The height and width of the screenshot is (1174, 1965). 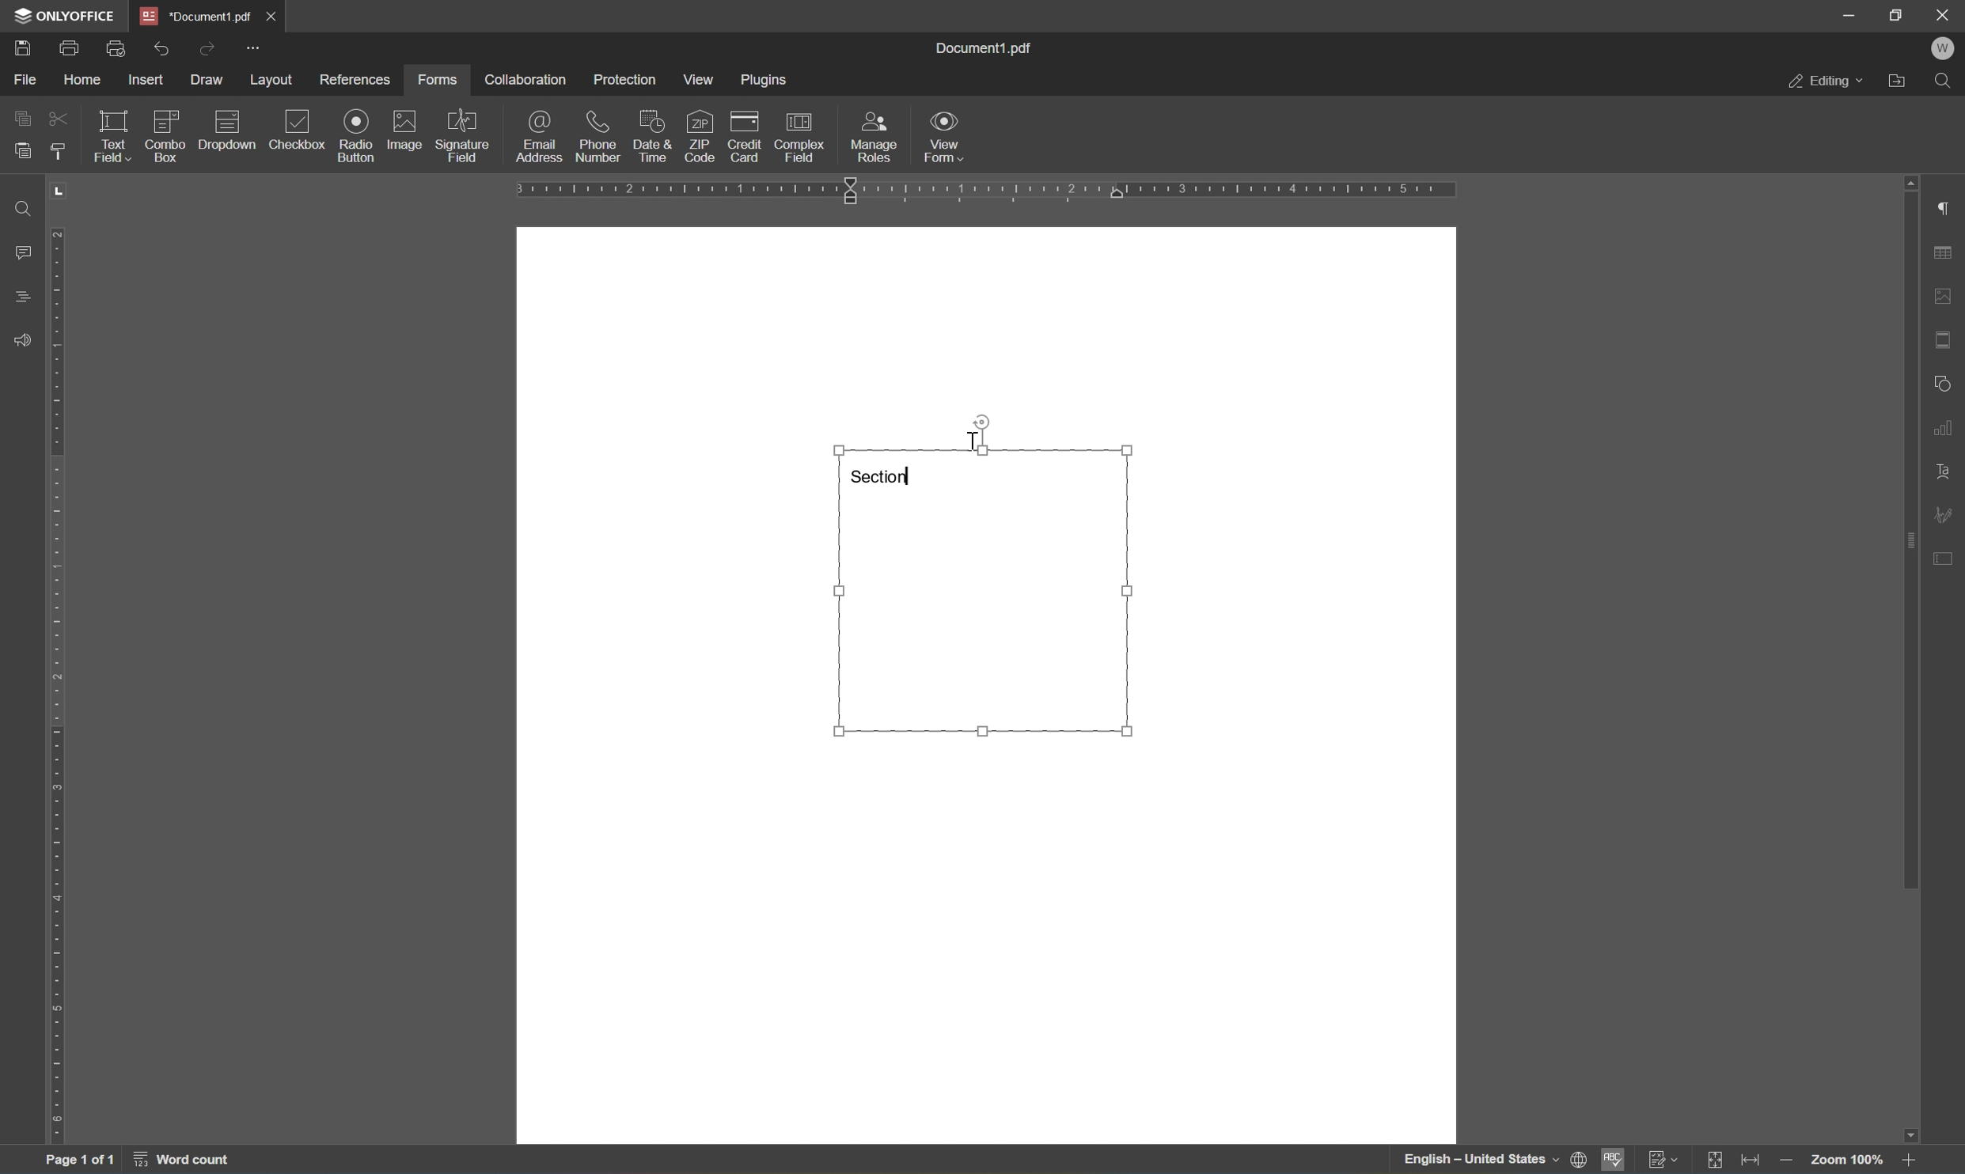 What do you see at coordinates (1911, 1159) in the screenshot?
I see `zoom in` at bounding box center [1911, 1159].